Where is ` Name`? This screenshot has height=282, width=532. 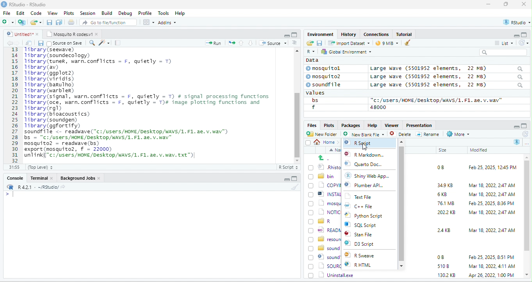  Name is located at coordinates (334, 150).